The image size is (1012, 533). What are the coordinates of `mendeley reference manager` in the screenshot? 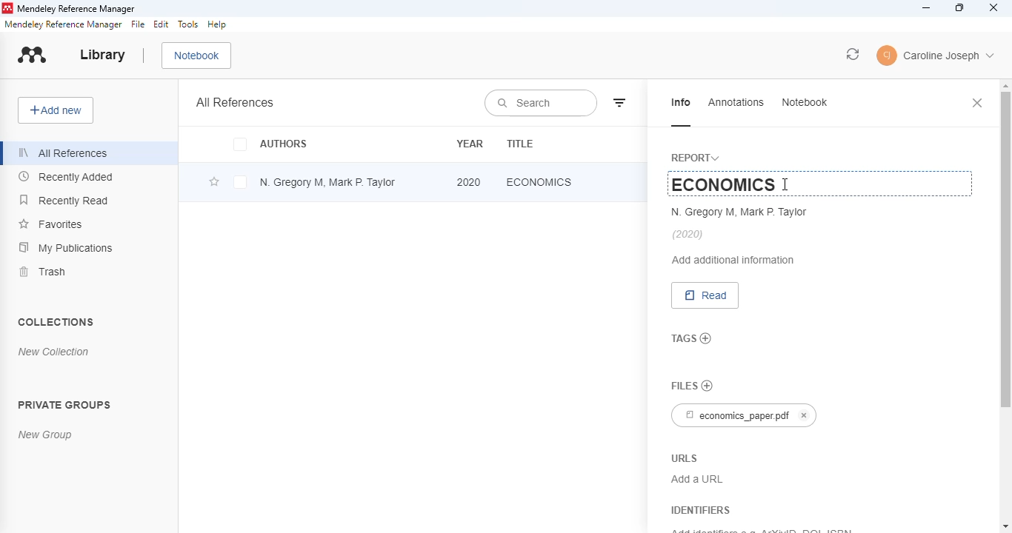 It's located at (62, 24).